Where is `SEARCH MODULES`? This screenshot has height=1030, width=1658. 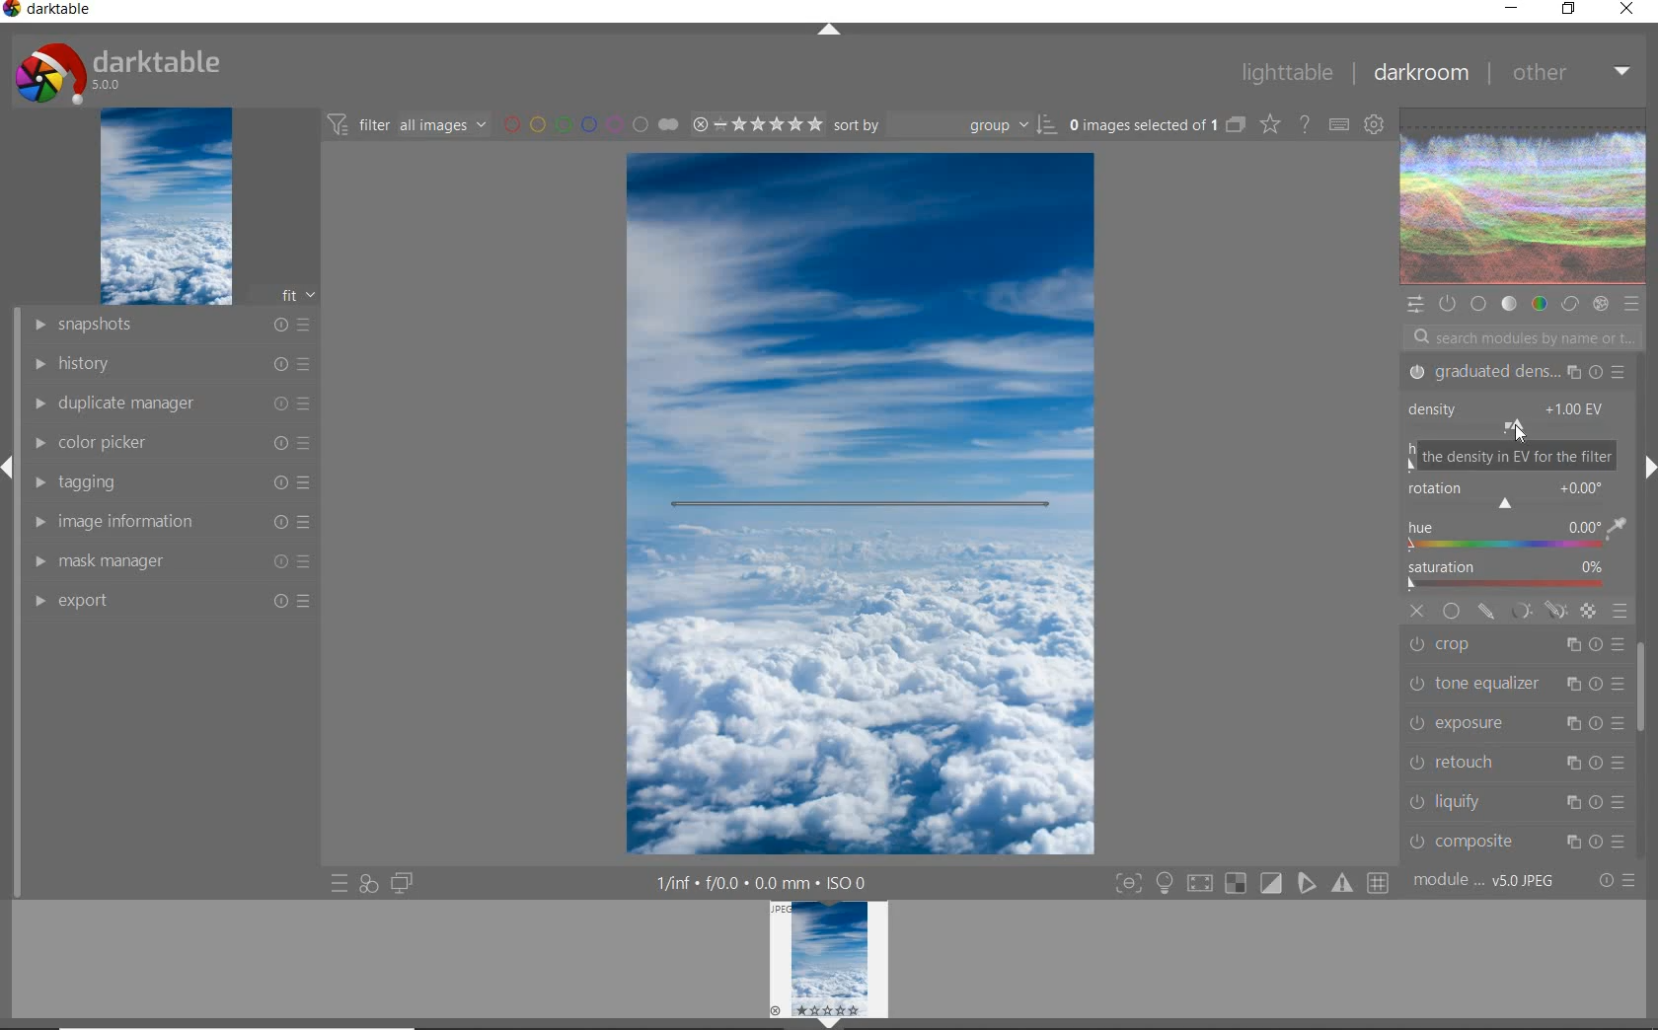
SEARCH MODULES is located at coordinates (1523, 337).